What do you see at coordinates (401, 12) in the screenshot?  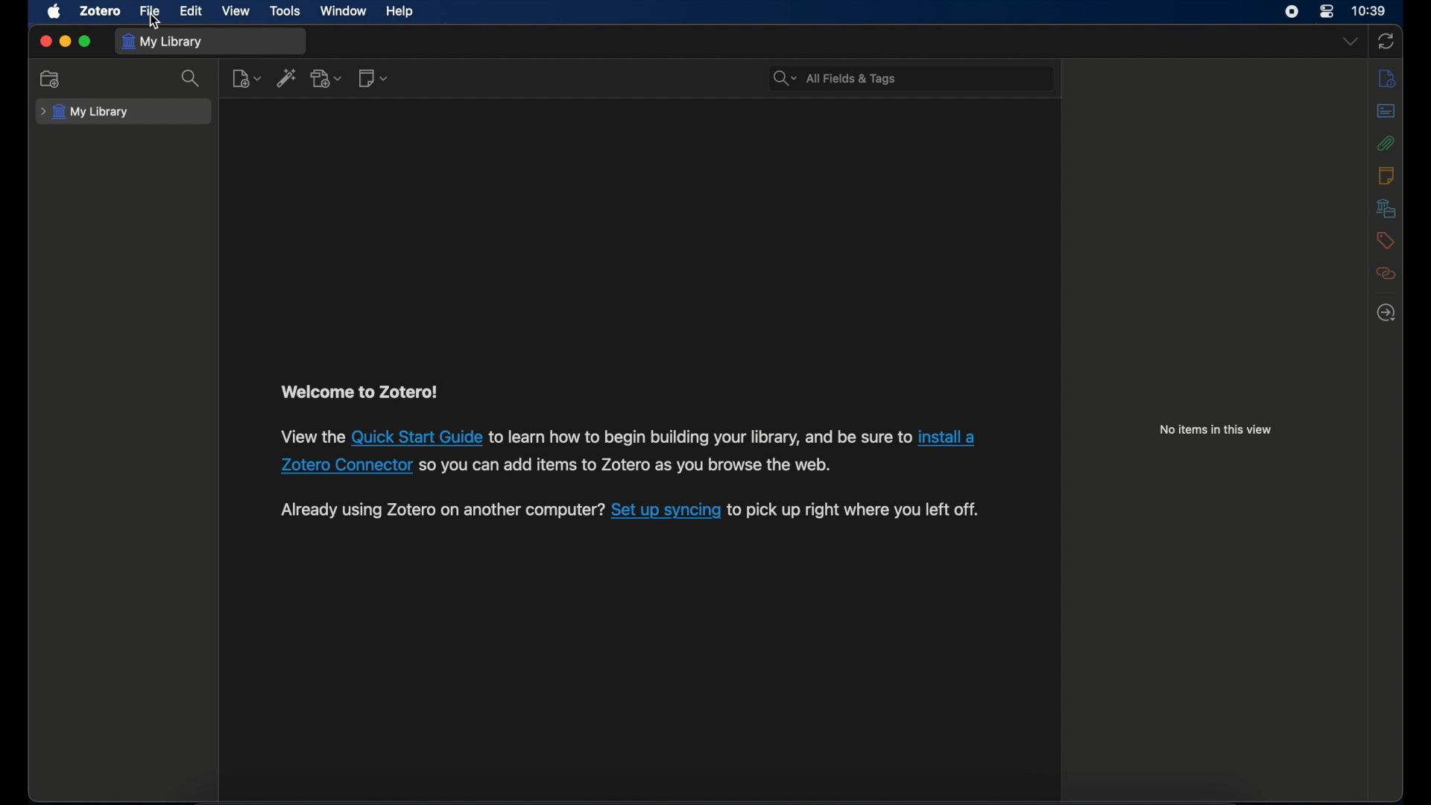 I see `help` at bounding box center [401, 12].